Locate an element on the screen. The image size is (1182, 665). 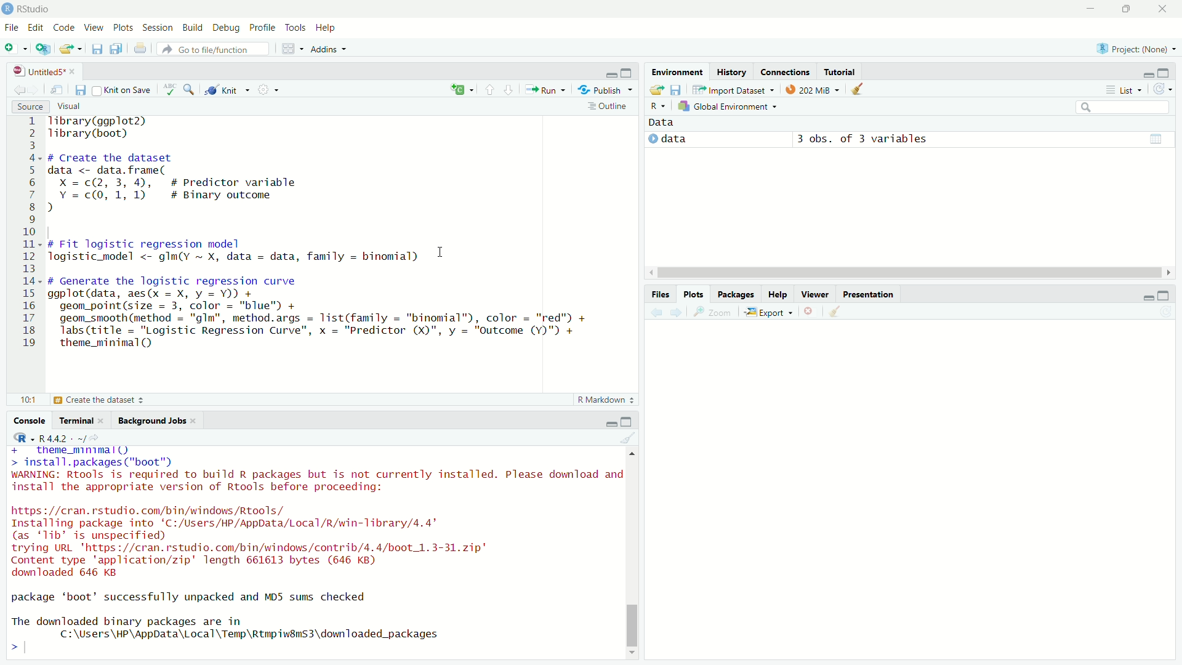
Publish is located at coordinates (605, 89).